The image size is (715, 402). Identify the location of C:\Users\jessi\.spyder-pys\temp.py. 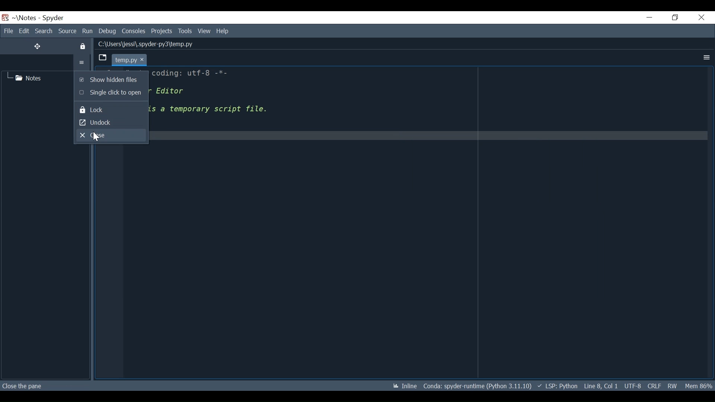
(153, 43).